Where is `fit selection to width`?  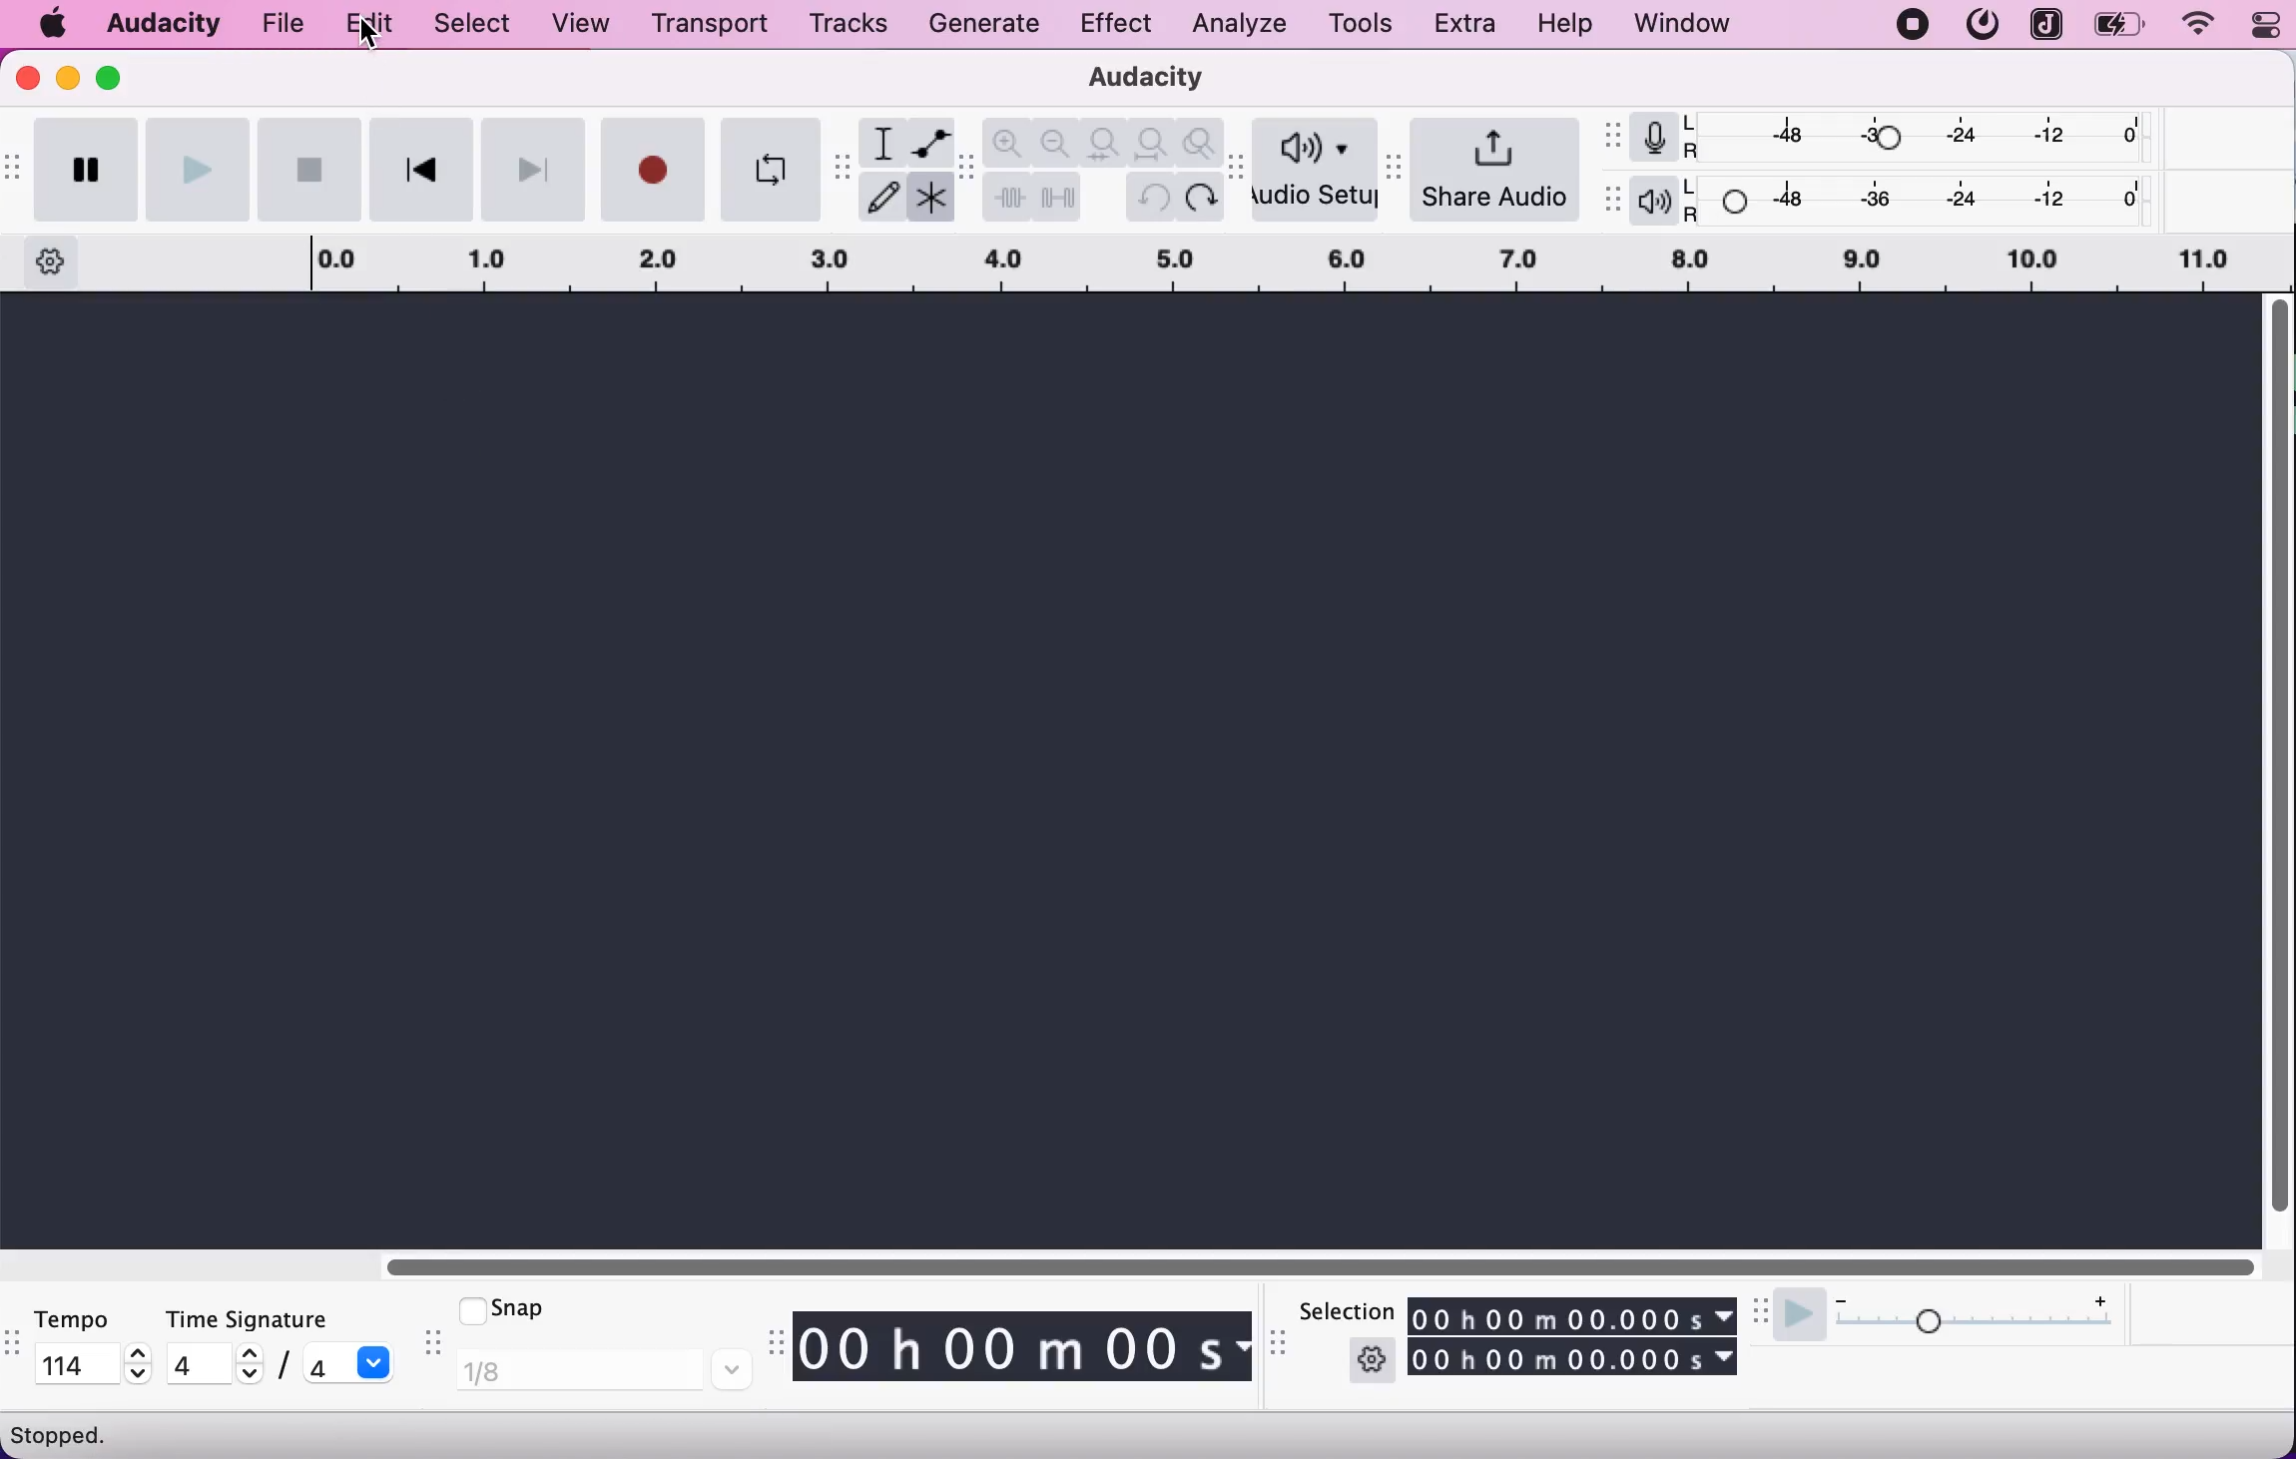 fit selection to width is located at coordinates (1106, 141).